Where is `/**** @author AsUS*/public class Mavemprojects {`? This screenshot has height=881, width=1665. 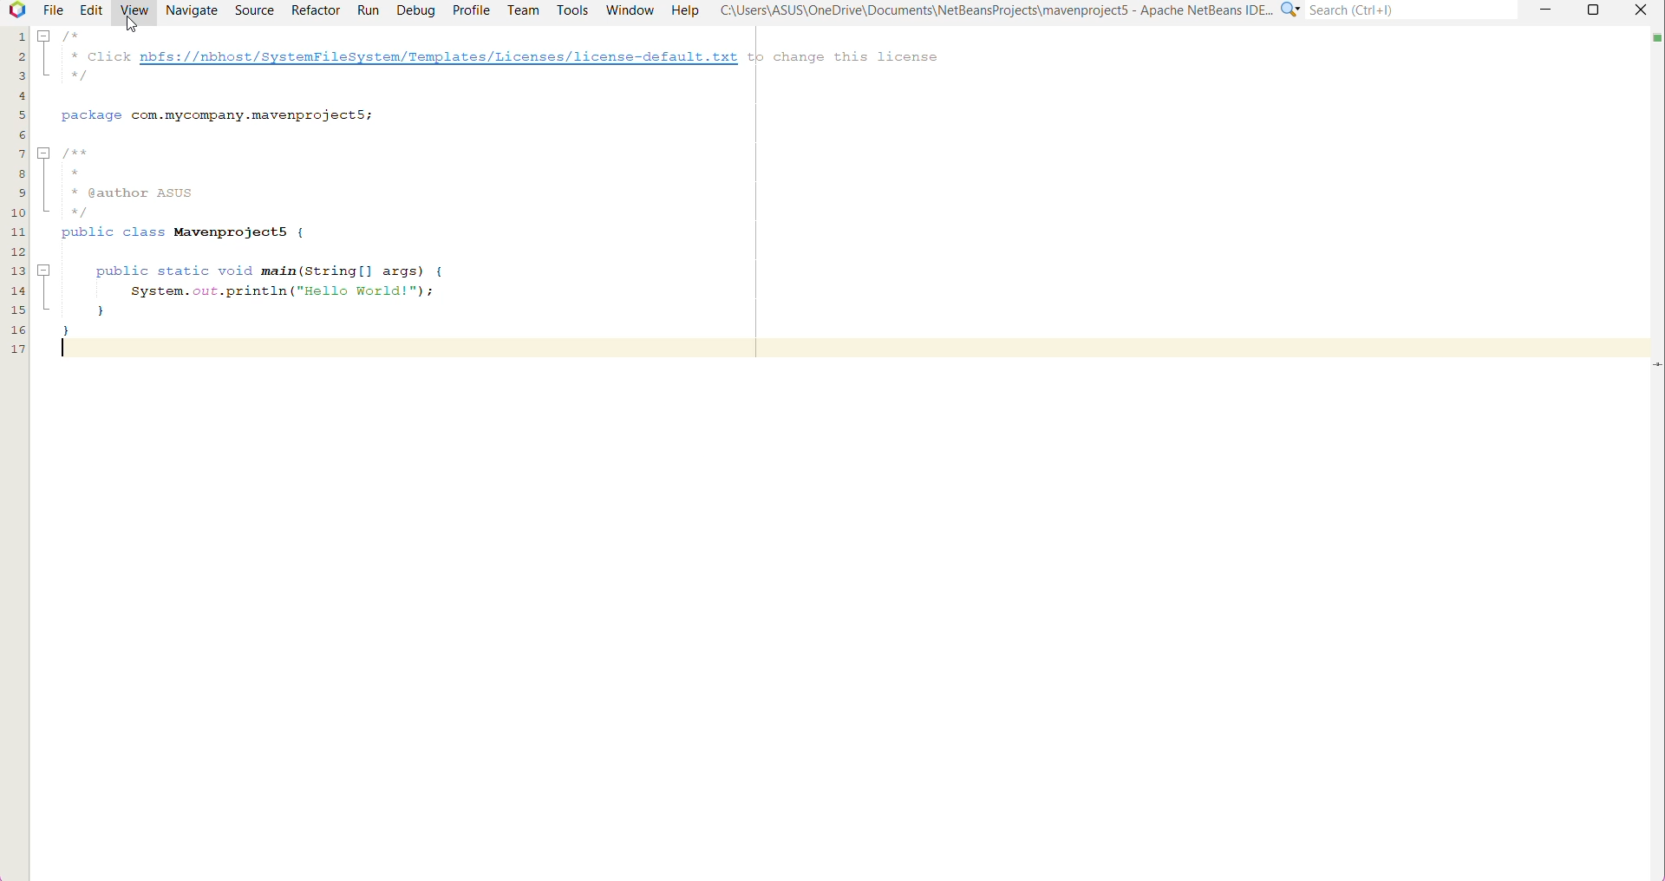 /**** @author AsUS*/public class Mavemprojects { is located at coordinates (191, 192).